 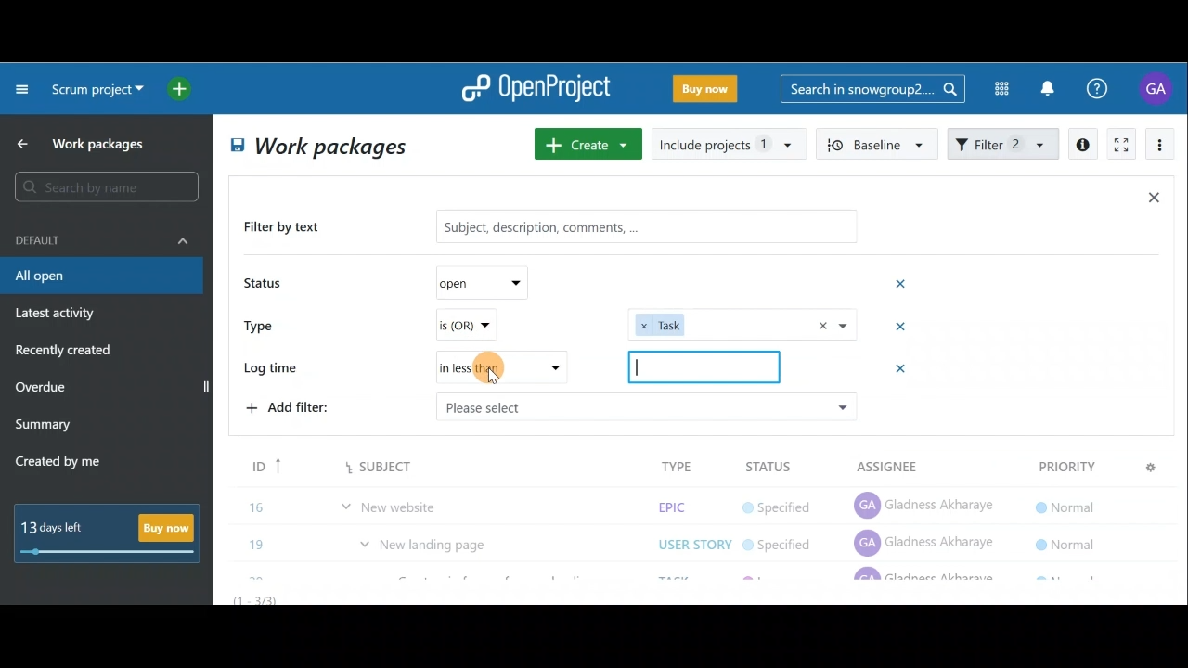 I want to click on (GA) Gladness Akharaye, so click(x=927, y=464).